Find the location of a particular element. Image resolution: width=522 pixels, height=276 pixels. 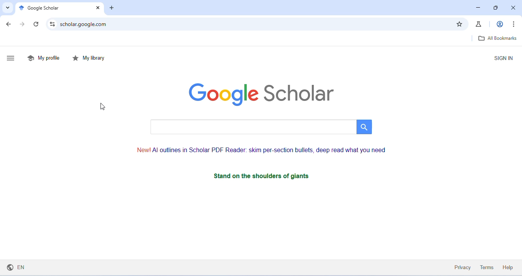

chrome labs is located at coordinates (480, 24).